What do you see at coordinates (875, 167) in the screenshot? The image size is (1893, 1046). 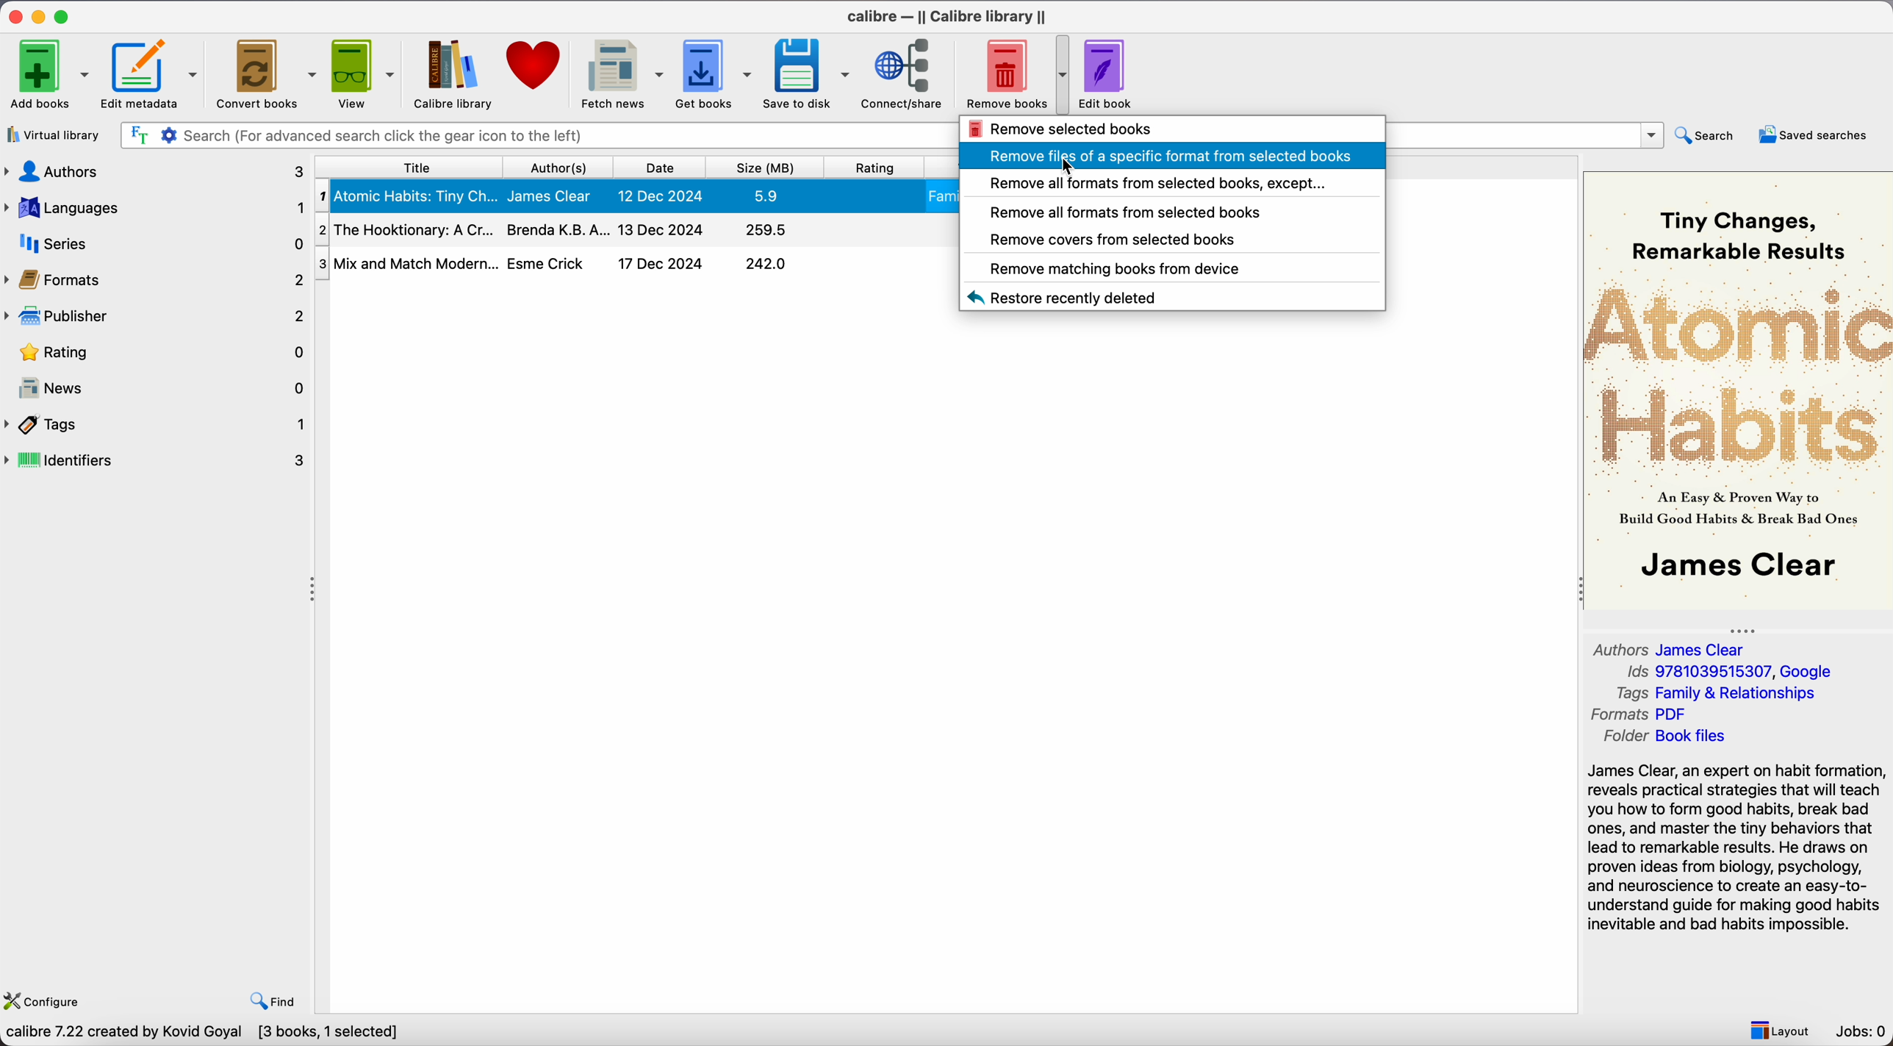 I see `rating` at bounding box center [875, 167].